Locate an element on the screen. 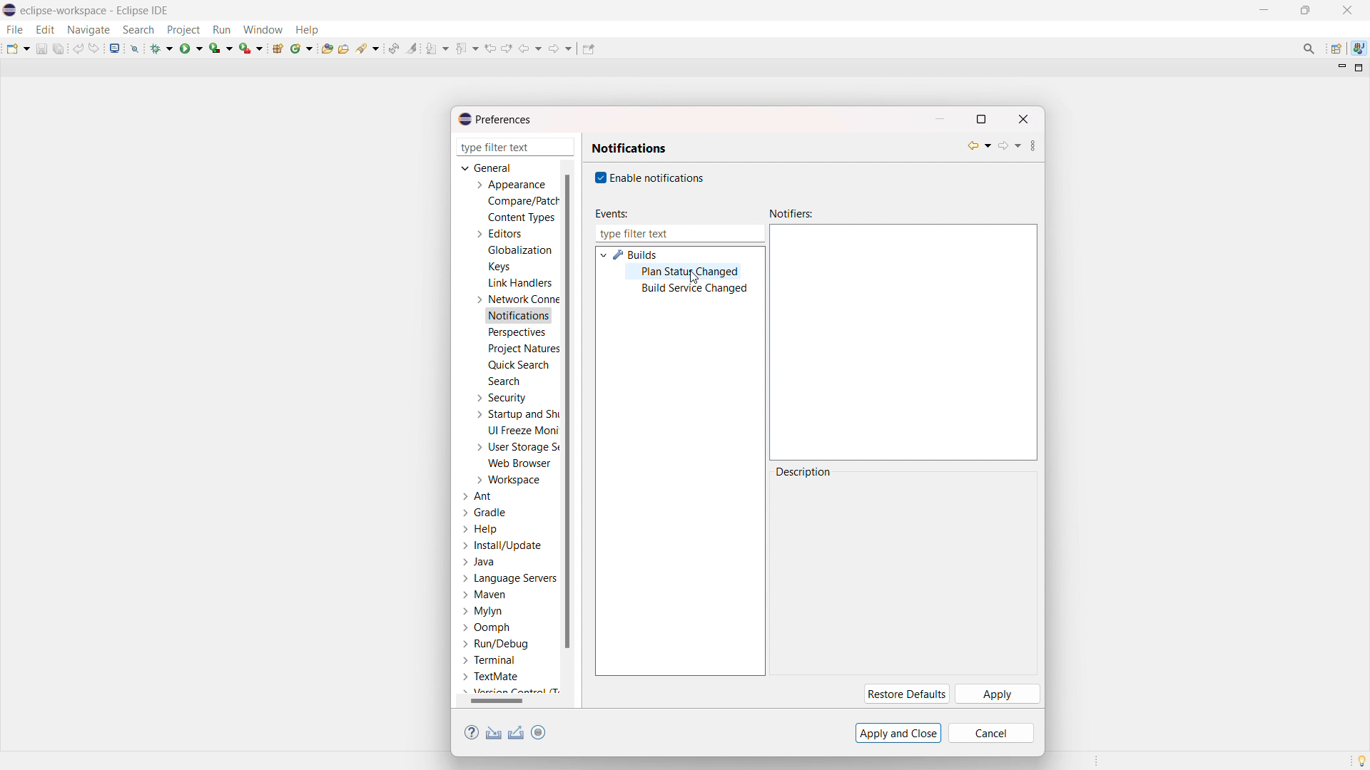  view next location is located at coordinates (507, 47).